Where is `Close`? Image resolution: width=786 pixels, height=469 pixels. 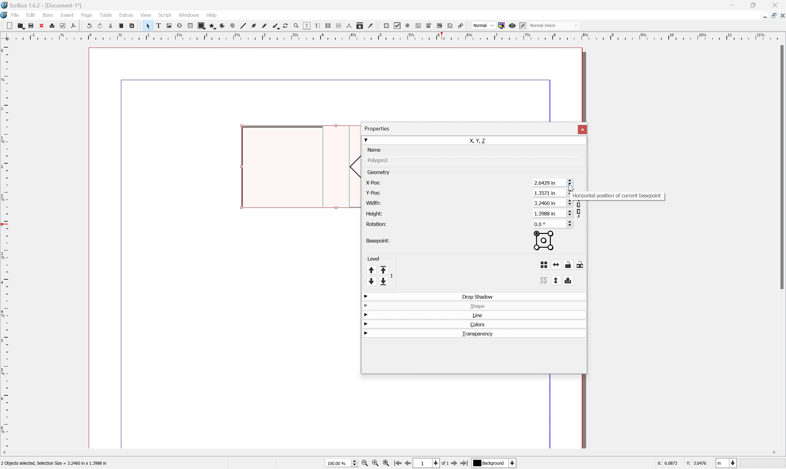
Close is located at coordinates (781, 15).